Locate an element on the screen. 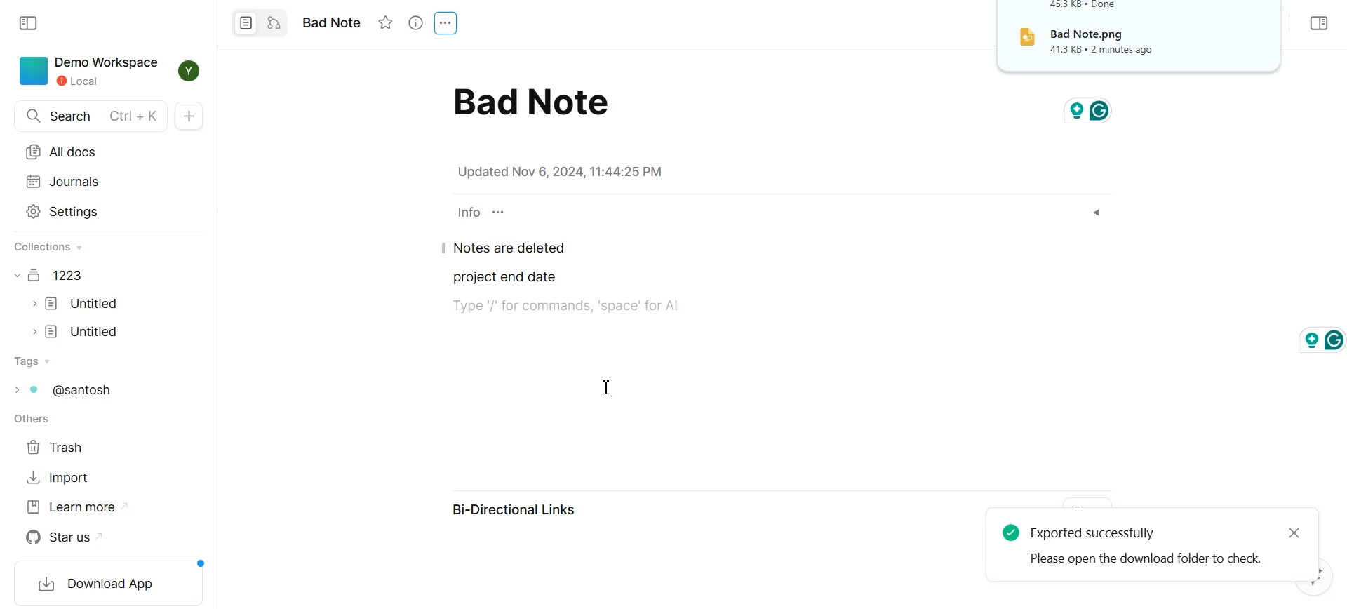  Tags  is located at coordinates (62, 389).